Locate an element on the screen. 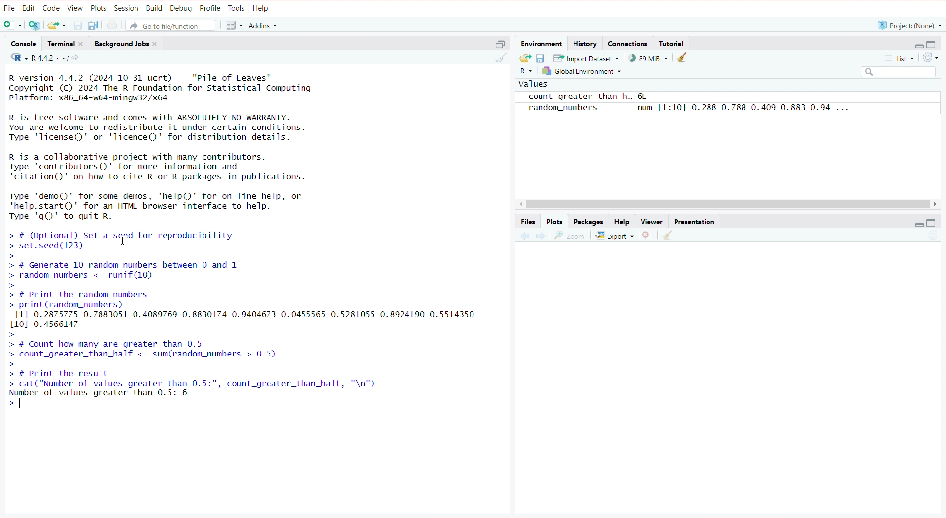 The width and height of the screenshot is (946, 518). Edit is located at coordinates (29, 7).